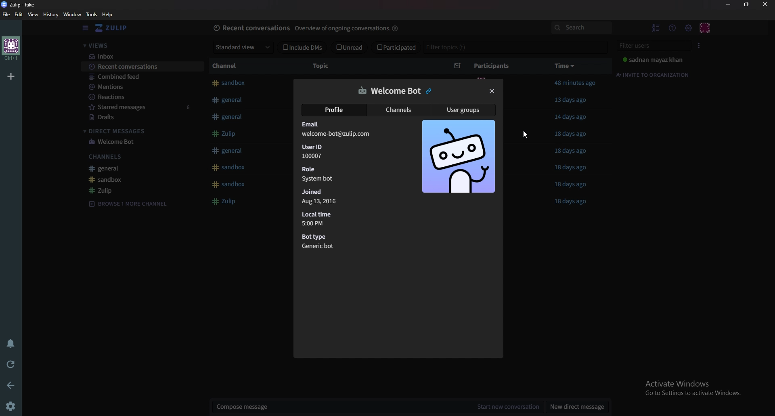 The image size is (775, 416). Describe the element at coordinates (728, 5) in the screenshot. I see `Minimize` at that location.